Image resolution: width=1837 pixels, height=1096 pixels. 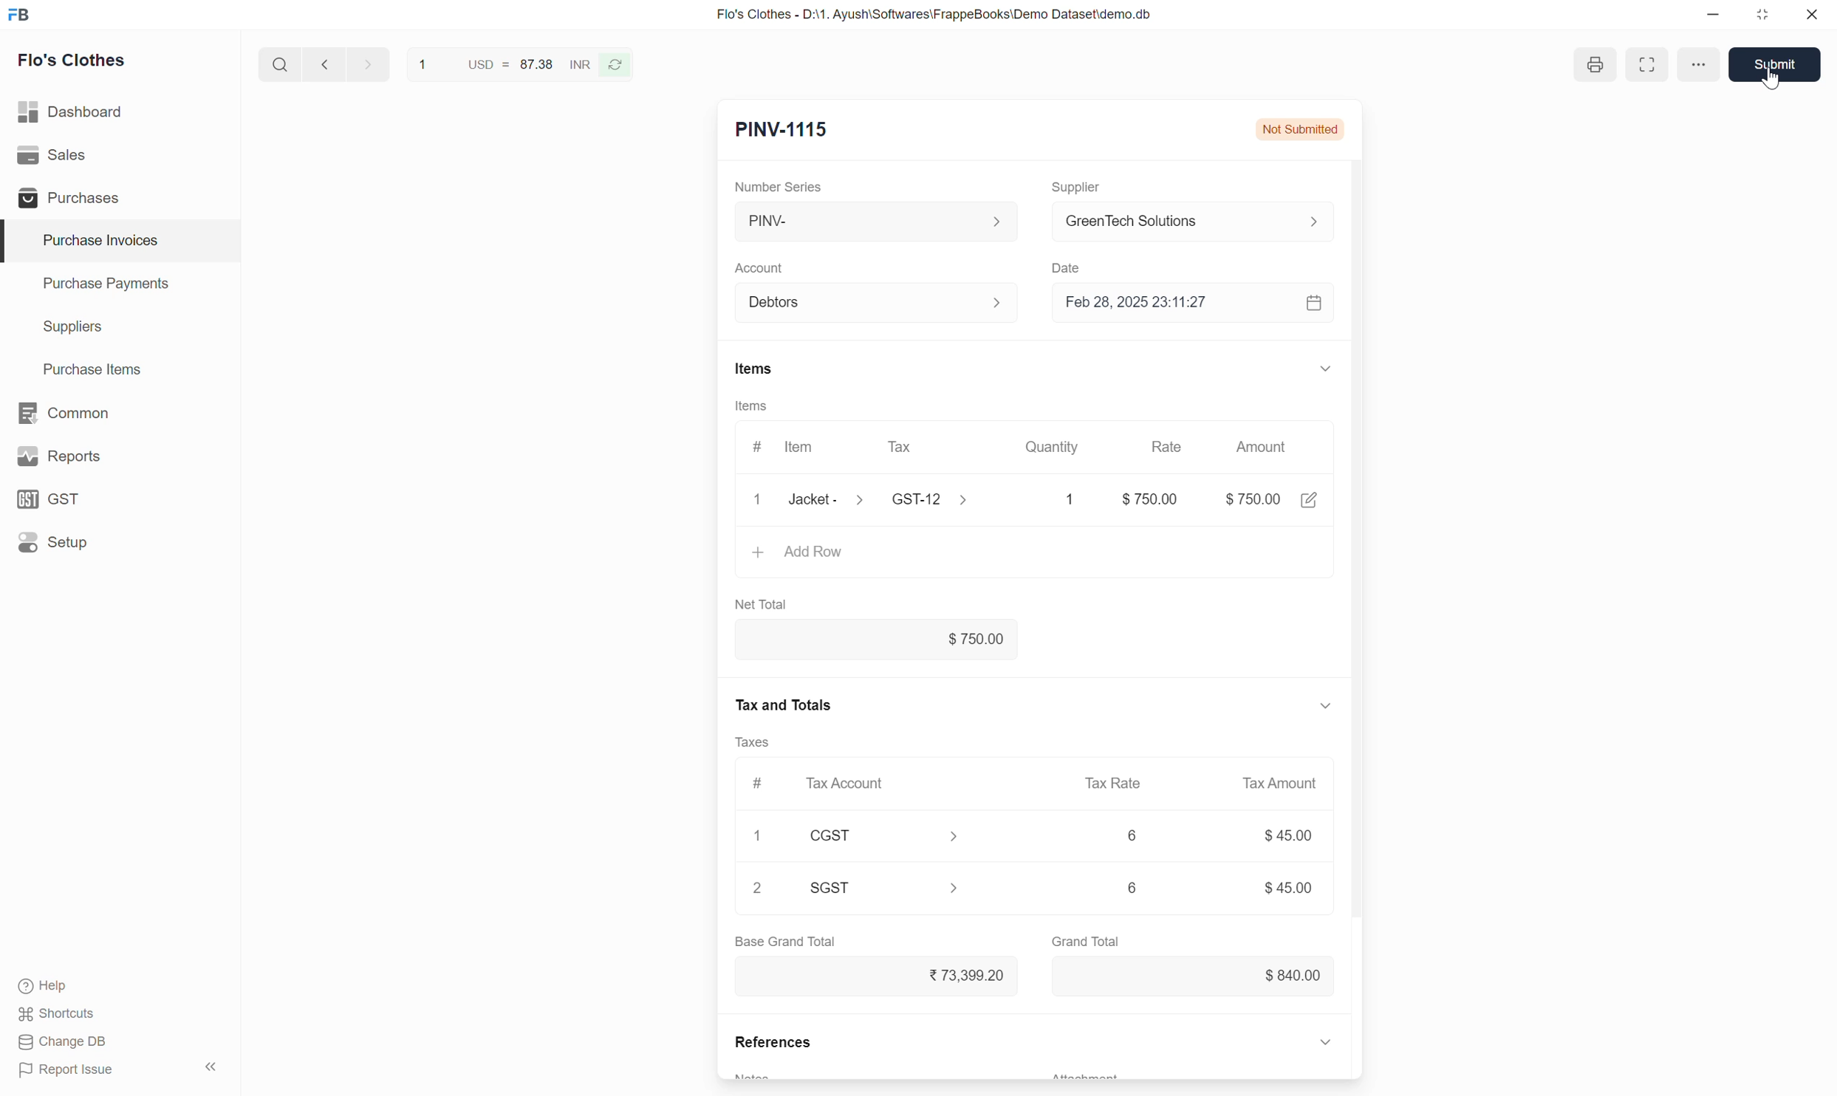 I want to click on Collapse, so click(x=1327, y=369).